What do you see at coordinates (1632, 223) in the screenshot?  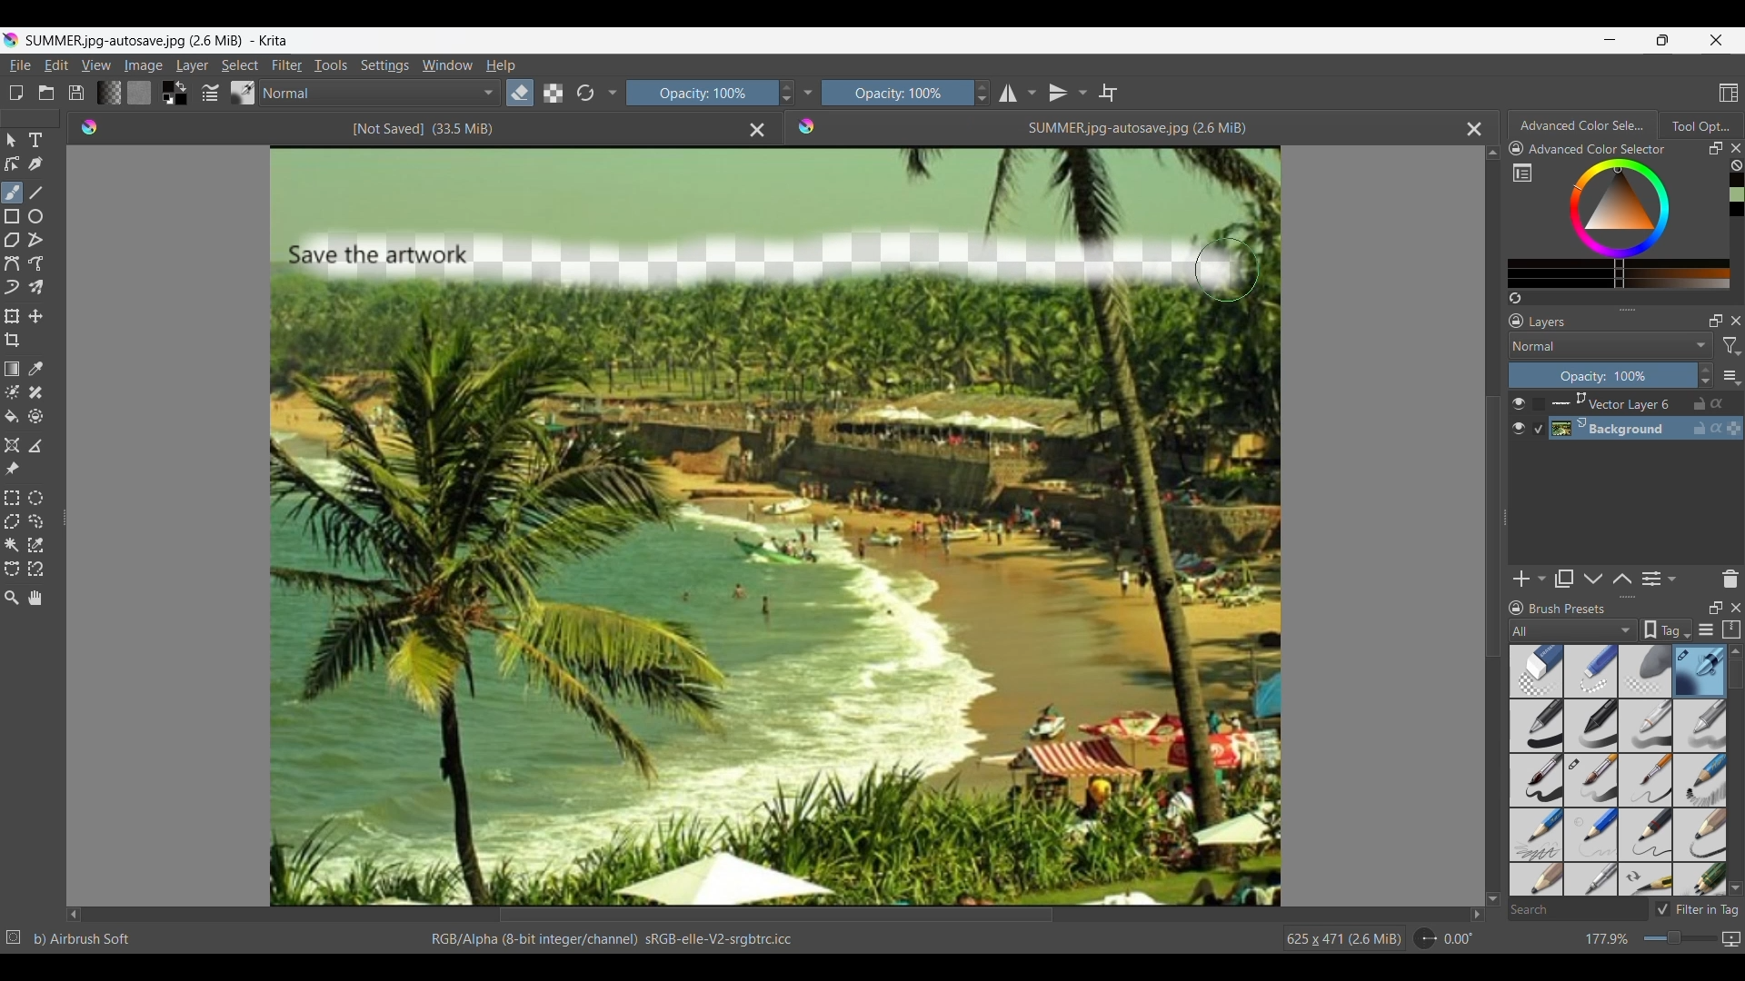 I see `Color selection range` at bounding box center [1632, 223].